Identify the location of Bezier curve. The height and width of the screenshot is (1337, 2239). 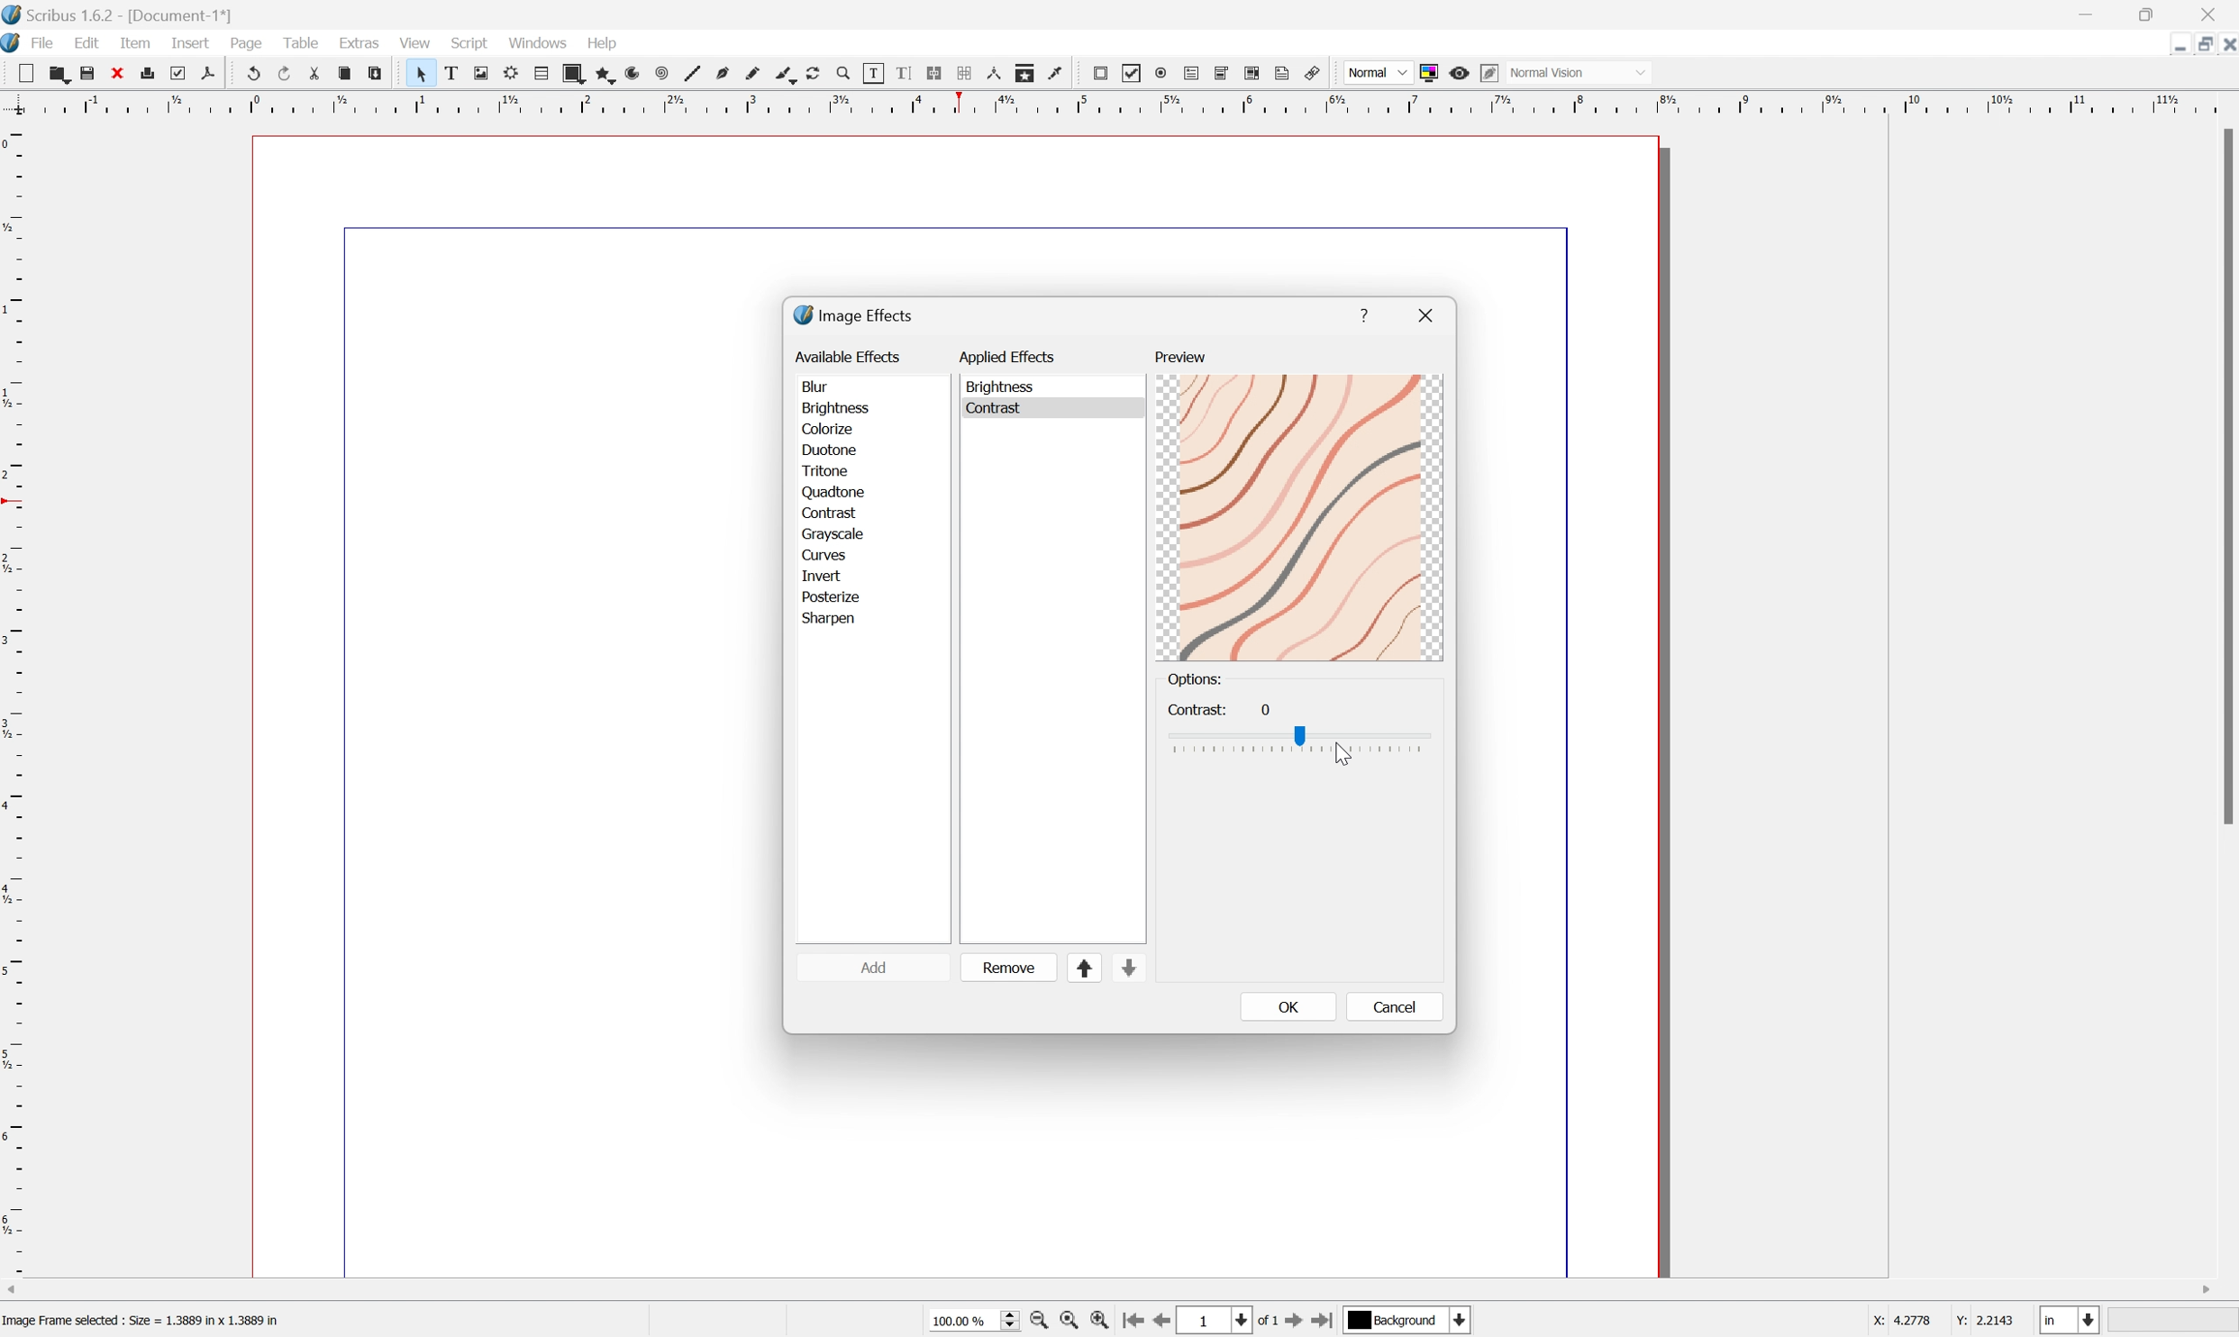
(727, 70).